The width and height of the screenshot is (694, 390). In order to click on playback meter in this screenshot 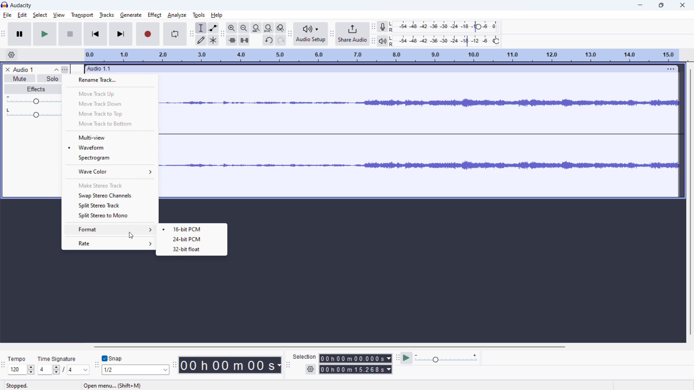, I will do `click(383, 41)`.